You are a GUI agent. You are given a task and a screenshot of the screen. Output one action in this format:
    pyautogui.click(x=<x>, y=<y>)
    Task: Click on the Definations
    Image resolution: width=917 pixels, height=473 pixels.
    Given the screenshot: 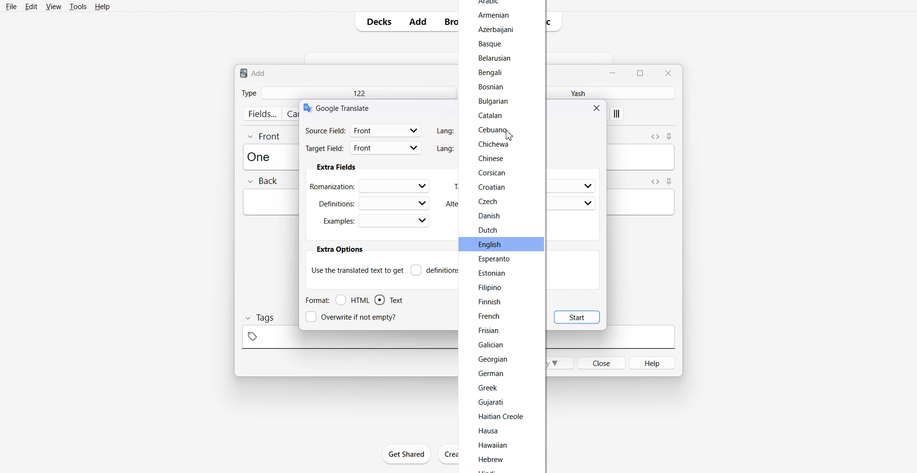 What is the action you would take?
    pyautogui.click(x=373, y=203)
    